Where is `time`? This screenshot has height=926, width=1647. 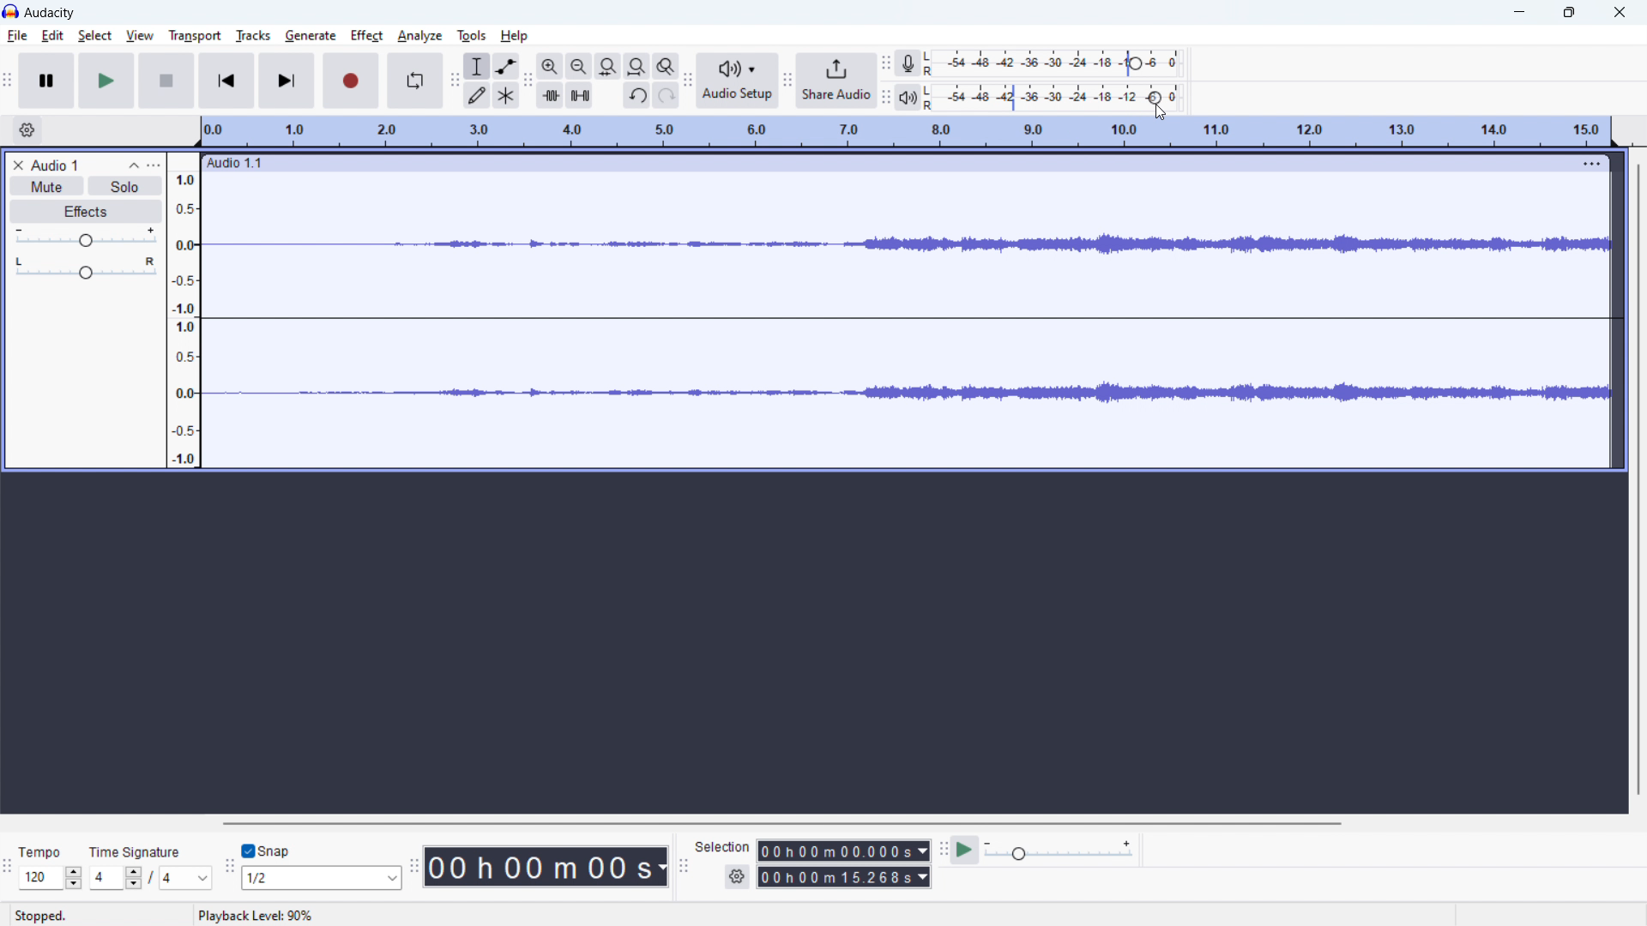 time is located at coordinates (546, 867).